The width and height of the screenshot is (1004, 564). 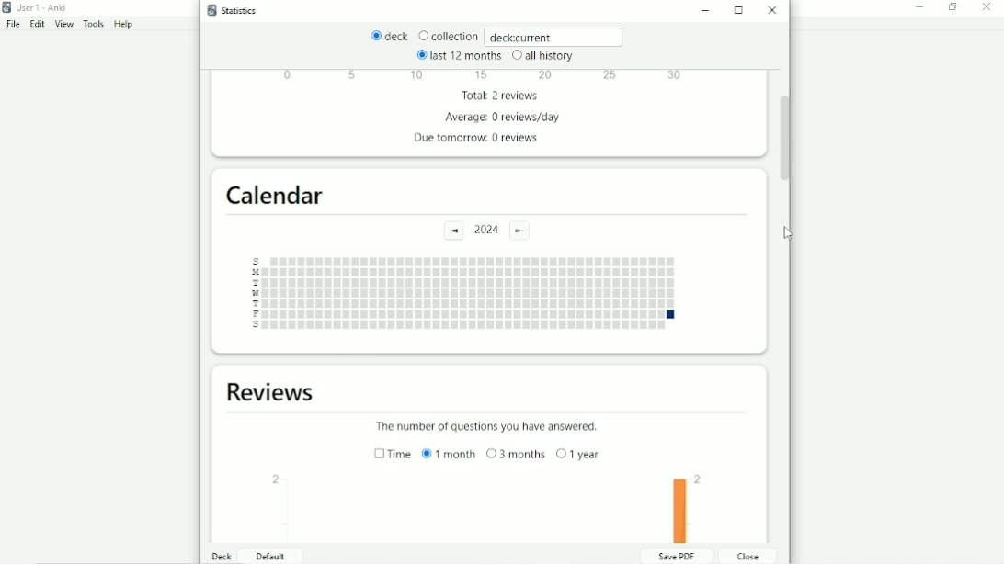 What do you see at coordinates (989, 7) in the screenshot?
I see `Close` at bounding box center [989, 7].